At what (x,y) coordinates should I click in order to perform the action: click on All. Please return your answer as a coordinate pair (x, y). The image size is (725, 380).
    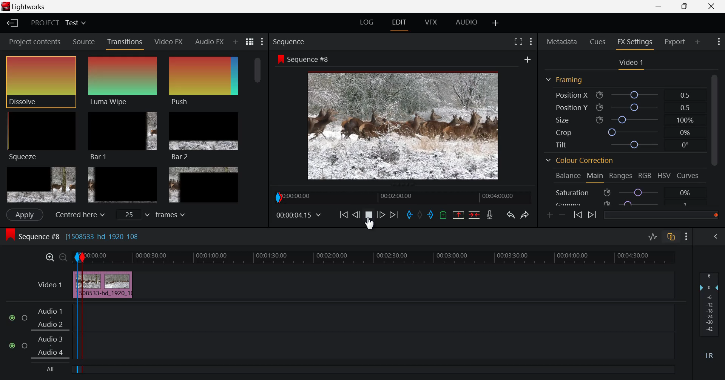
    Looking at the image, I should click on (52, 370).